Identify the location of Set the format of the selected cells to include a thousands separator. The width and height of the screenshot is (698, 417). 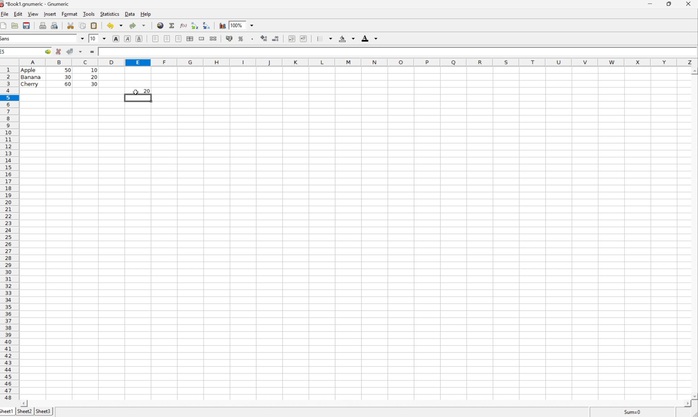
(253, 38).